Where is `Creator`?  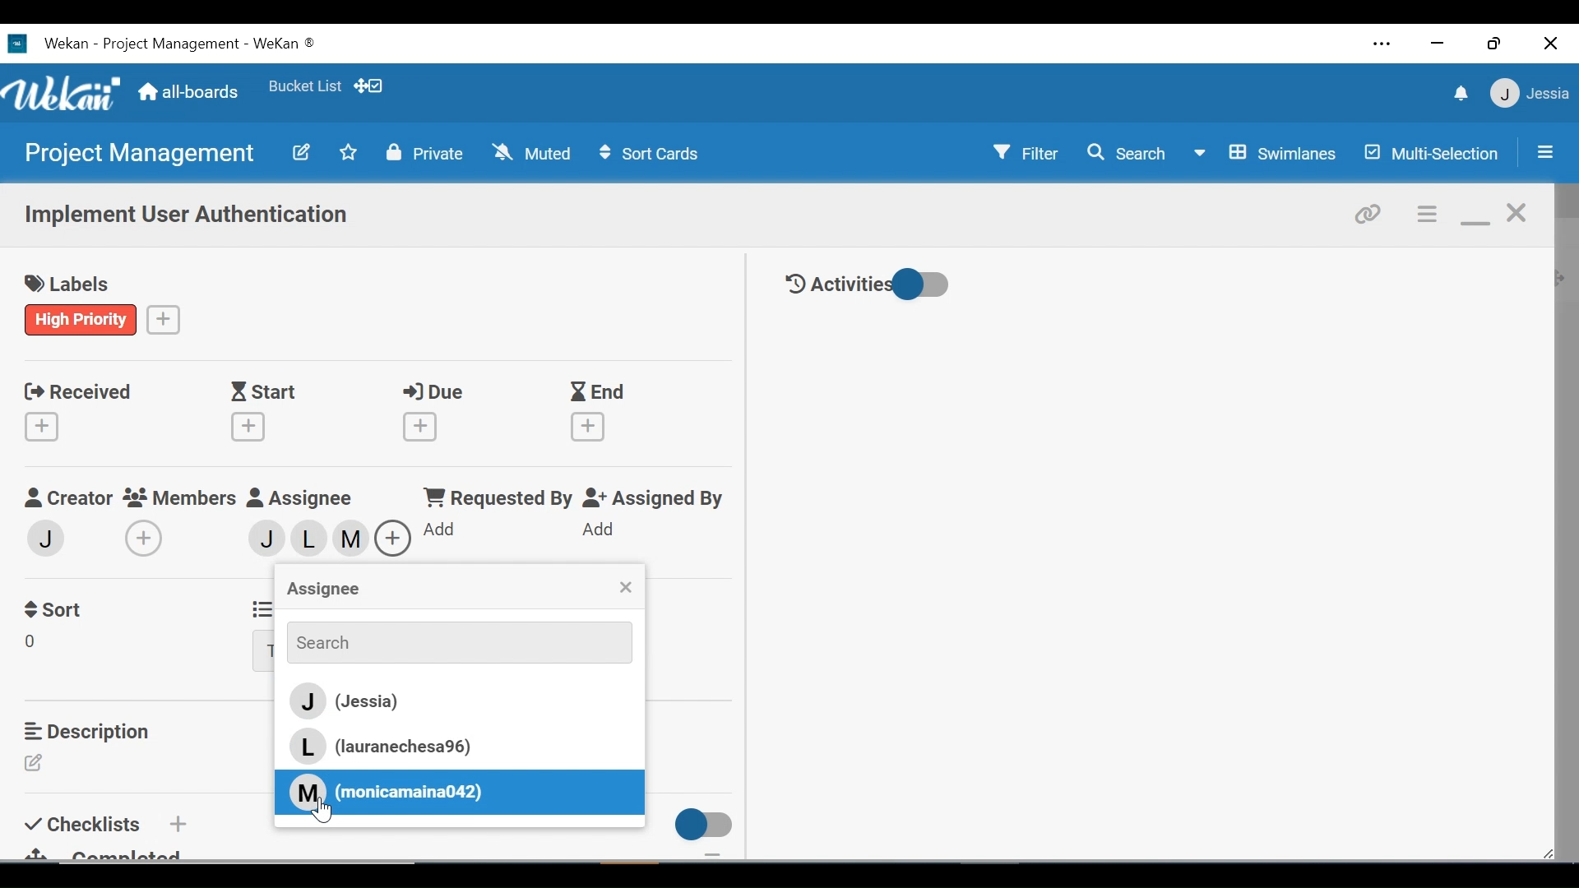
Creator is located at coordinates (67, 498).